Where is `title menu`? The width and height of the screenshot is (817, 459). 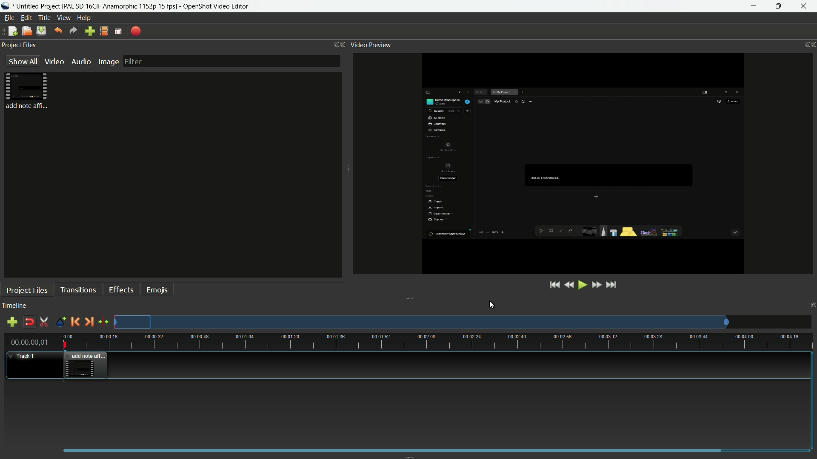
title menu is located at coordinates (45, 18).